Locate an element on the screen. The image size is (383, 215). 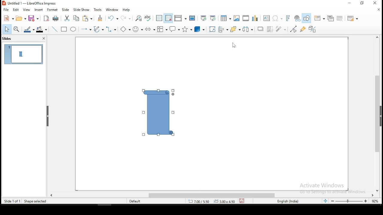
export as pdf is located at coordinates (46, 18).